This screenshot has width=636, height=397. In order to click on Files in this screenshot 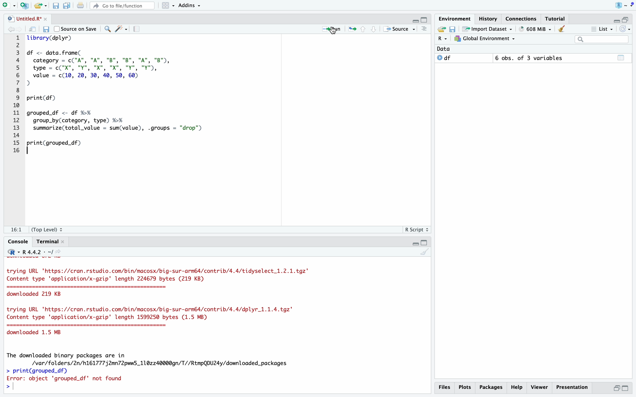, I will do `click(445, 388)`.